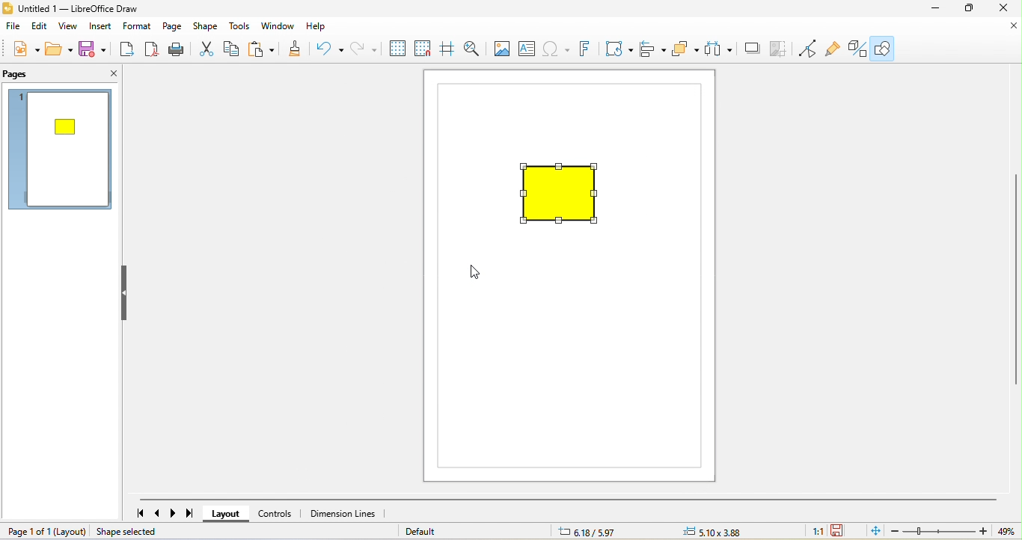  Describe the element at coordinates (840, 531) in the screenshot. I see `since the last save` at that location.